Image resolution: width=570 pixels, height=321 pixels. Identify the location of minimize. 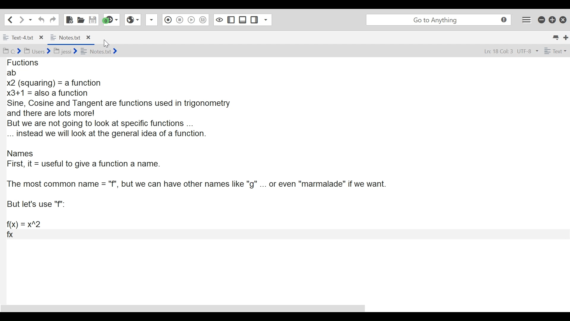
(541, 20).